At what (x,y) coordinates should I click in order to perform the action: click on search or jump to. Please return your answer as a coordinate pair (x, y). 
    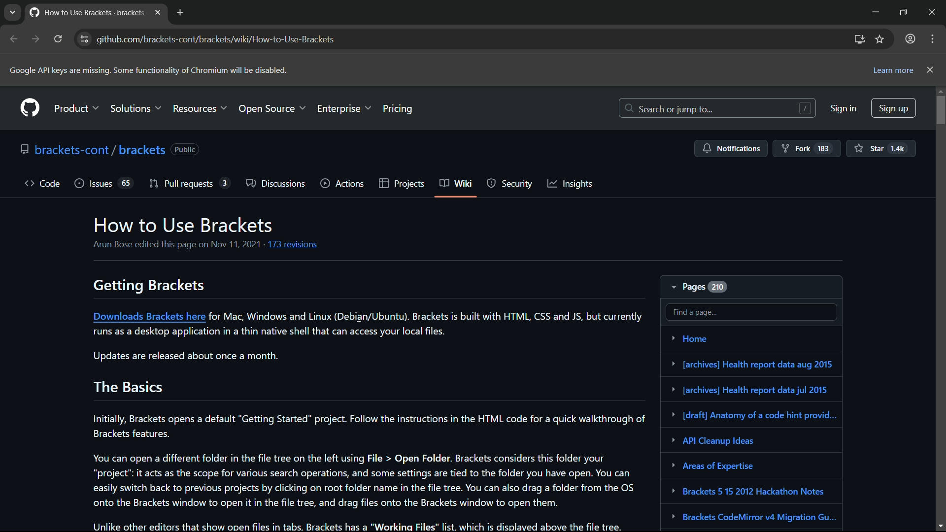
    Looking at the image, I should click on (718, 108).